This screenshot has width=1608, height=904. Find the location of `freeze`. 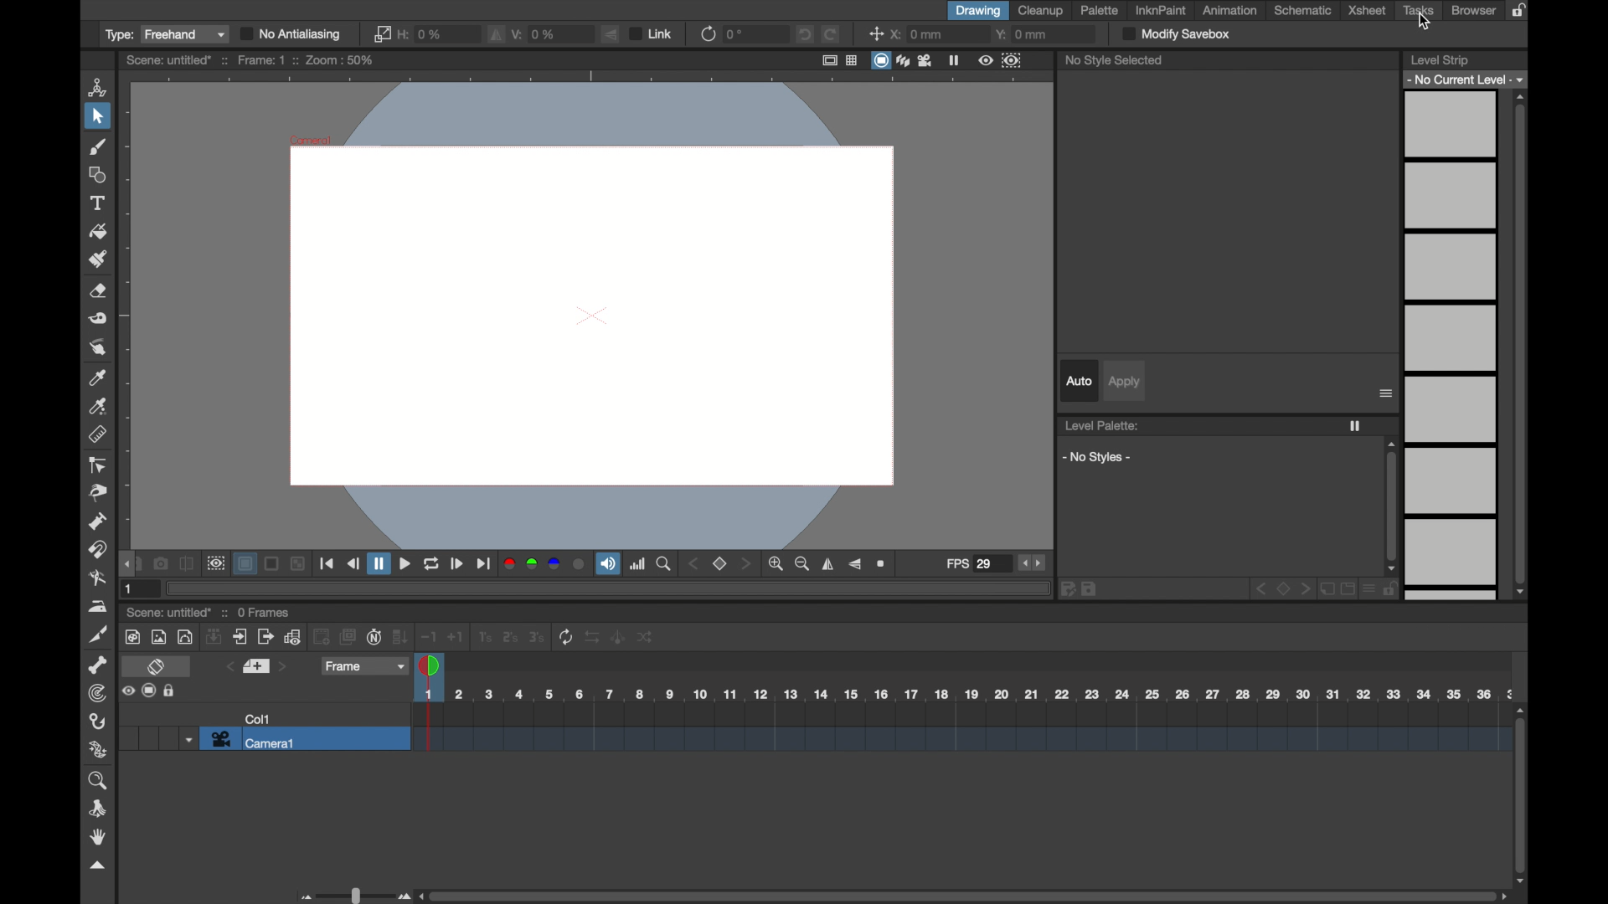

freeze is located at coordinates (1355, 426).